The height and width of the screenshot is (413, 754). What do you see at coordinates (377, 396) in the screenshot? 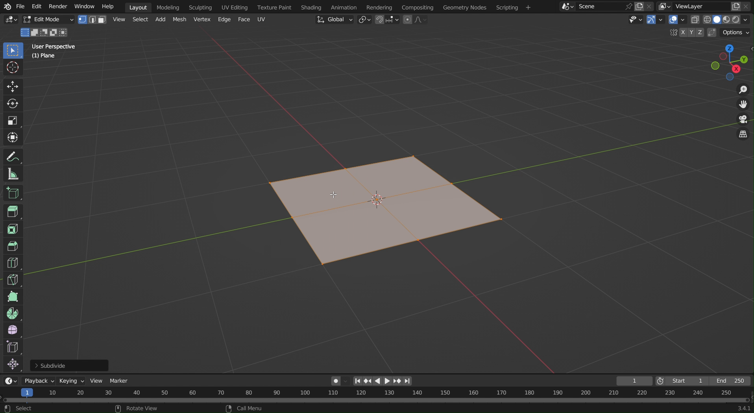
I see `Timeline` at bounding box center [377, 396].